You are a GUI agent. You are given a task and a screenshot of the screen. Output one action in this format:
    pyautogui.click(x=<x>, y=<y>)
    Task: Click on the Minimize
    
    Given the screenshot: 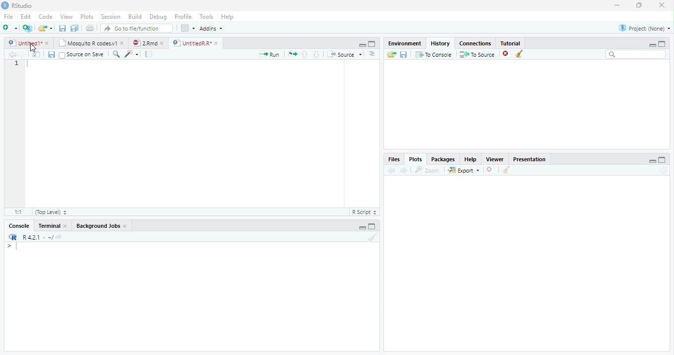 What is the action you would take?
    pyautogui.click(x=362, y=45)
    